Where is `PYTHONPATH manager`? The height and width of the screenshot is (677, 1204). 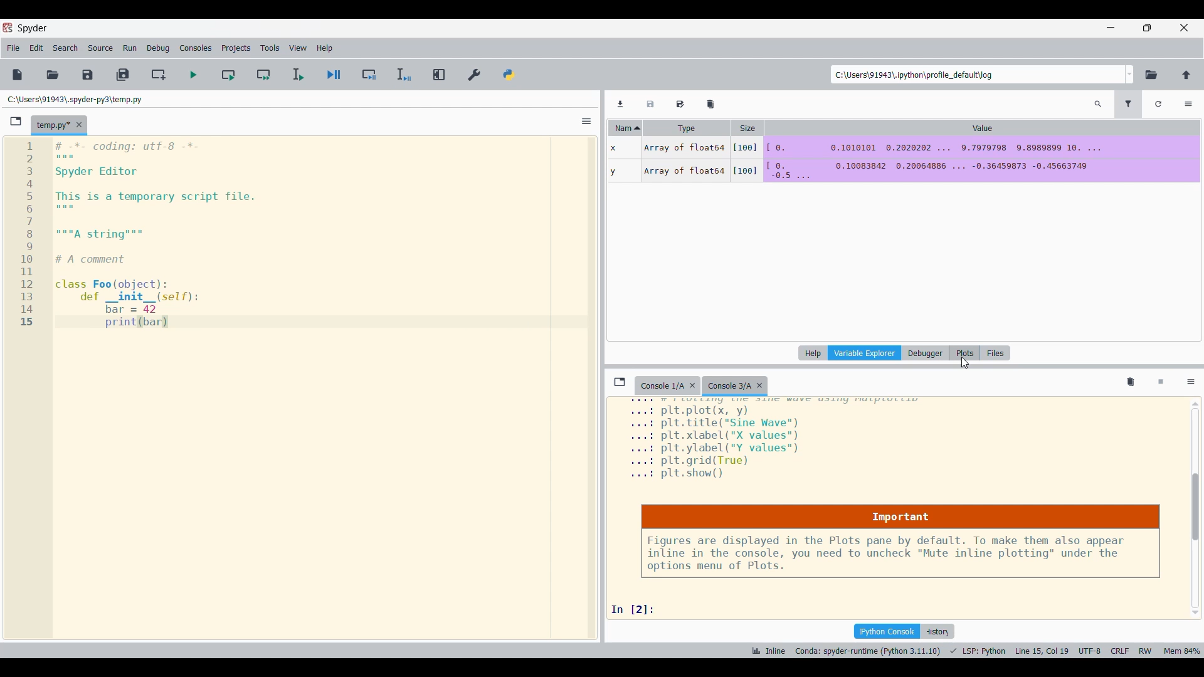 PYTHONPATH manager is located at coordinates (509, 75).